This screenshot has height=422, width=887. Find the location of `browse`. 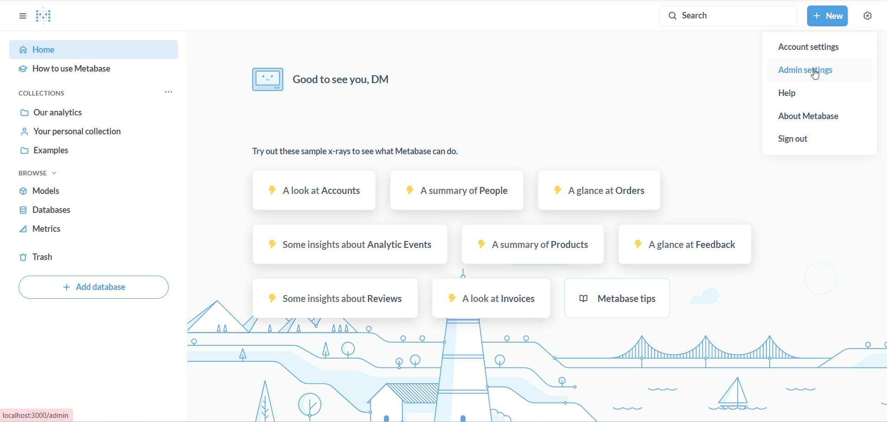

browse is located at coordinates (39, 175).